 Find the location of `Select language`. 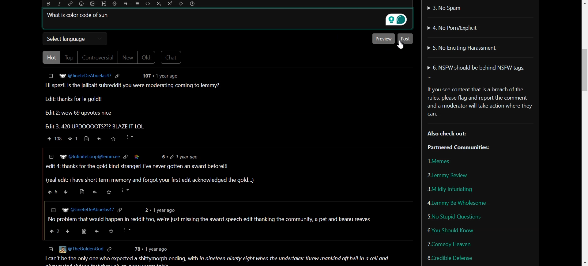

Select language is located at coordinates (75, 39).